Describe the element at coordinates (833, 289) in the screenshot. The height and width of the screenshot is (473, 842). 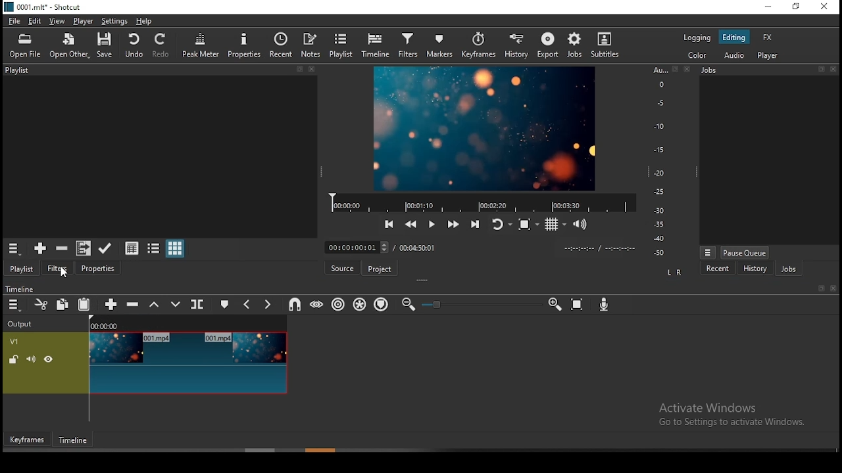
I see `close` at that location.